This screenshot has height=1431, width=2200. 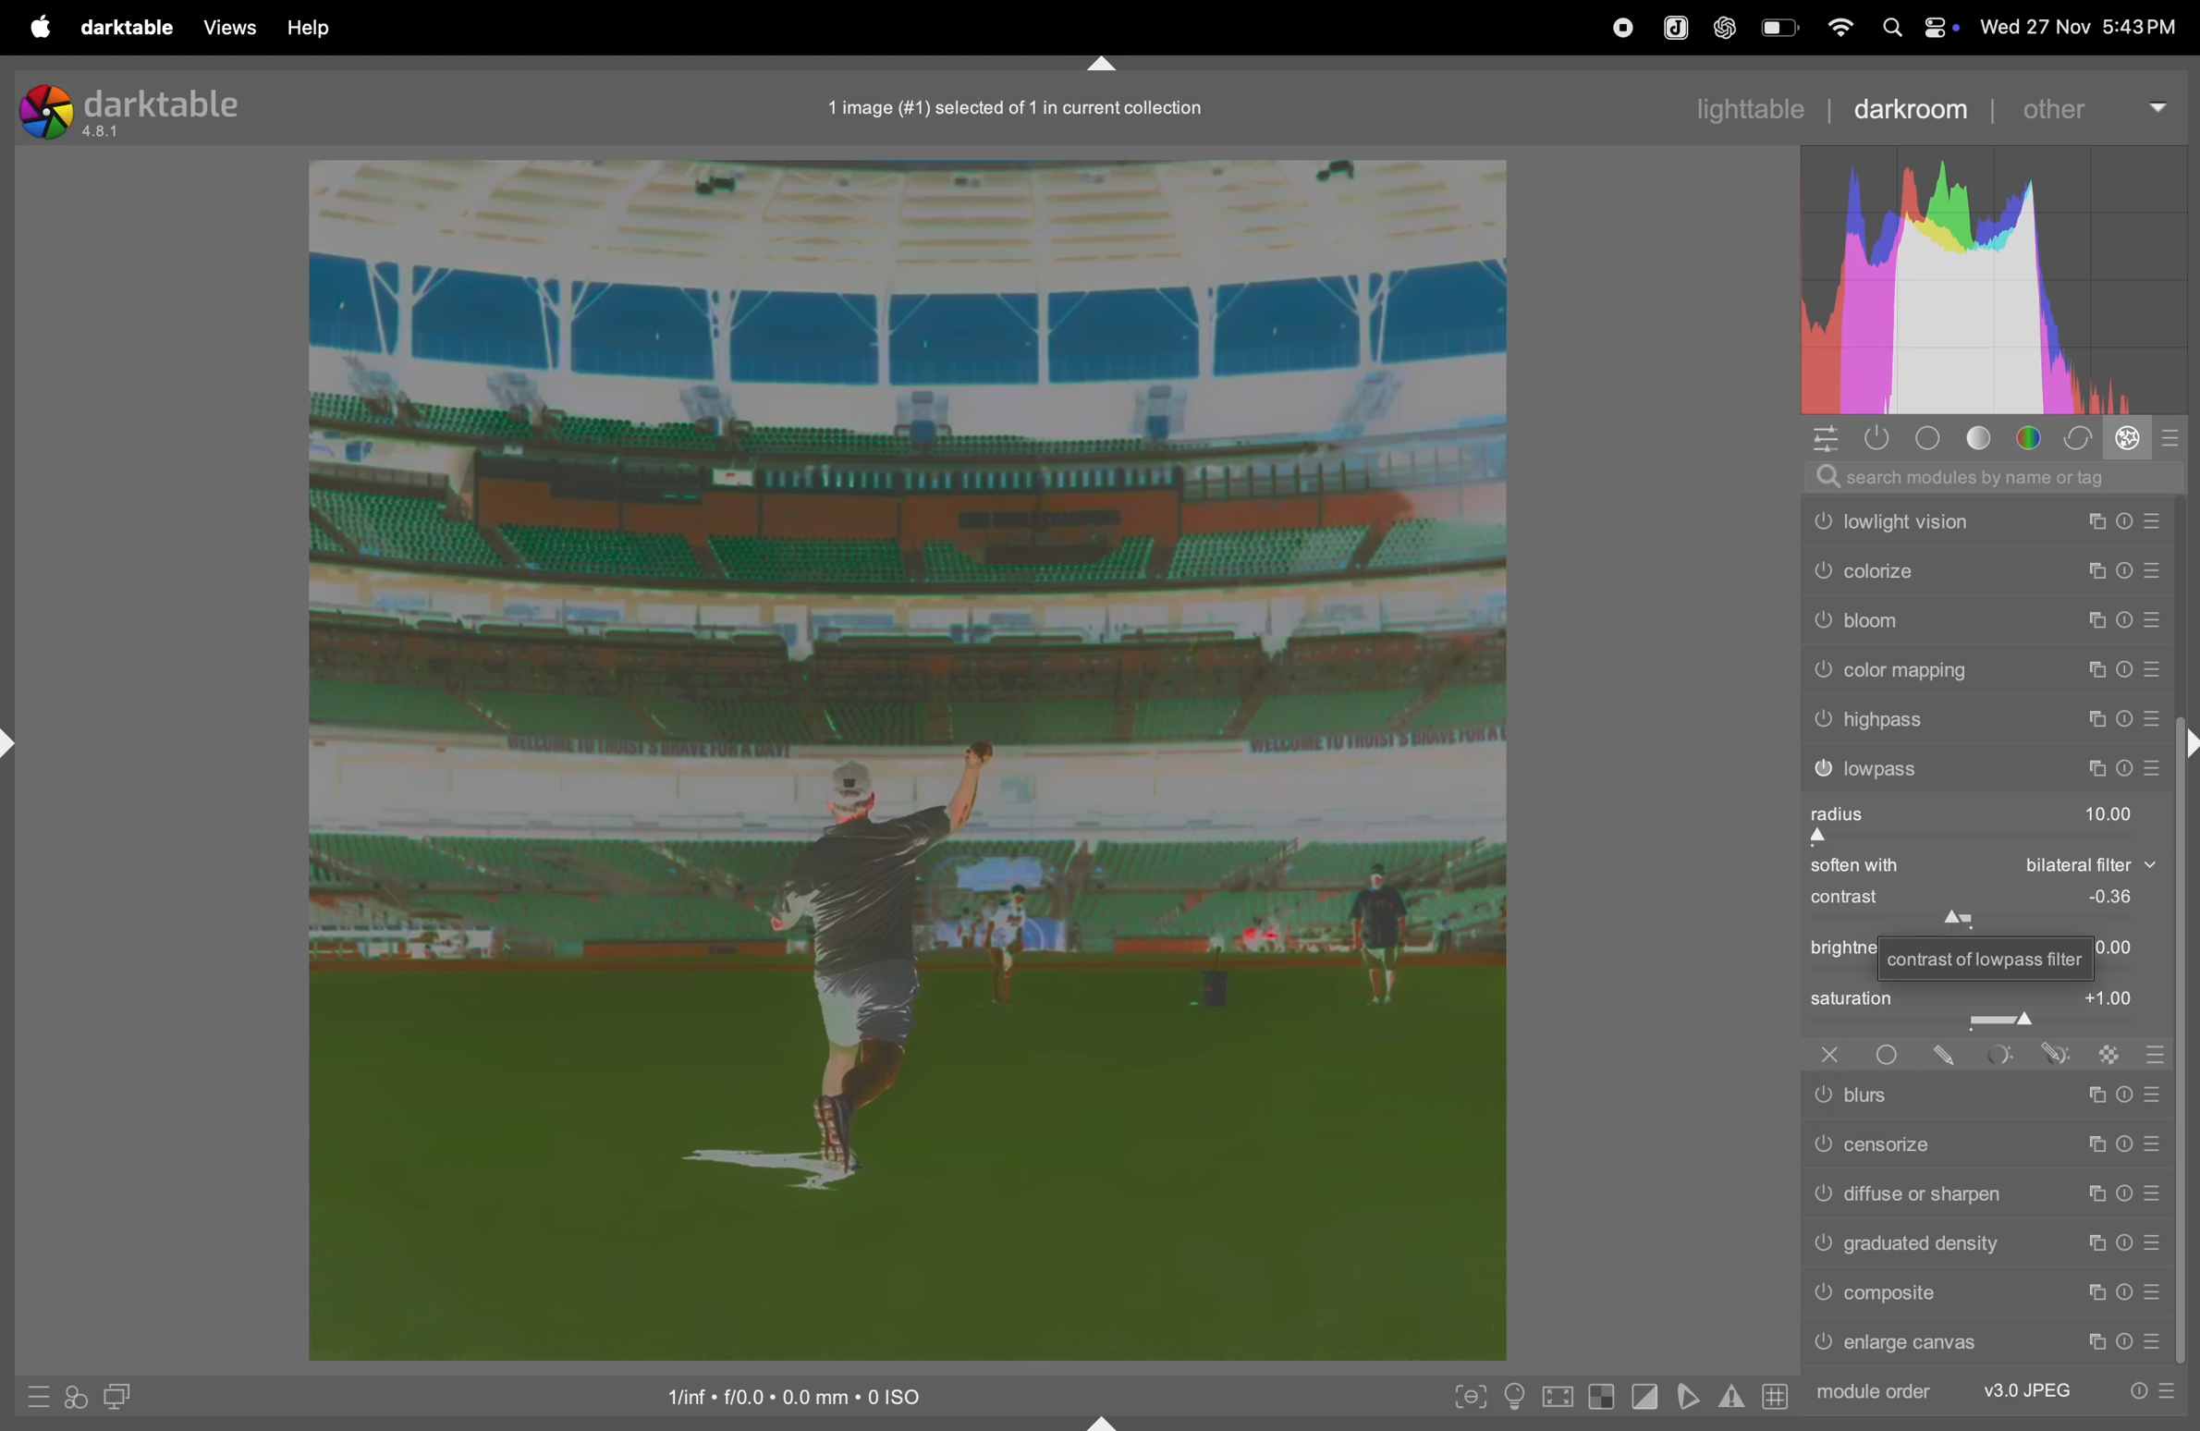 What do you see at coordinates (1104, 1421) in the screenshot?
I see `shift+ctrl+b` at bounding box center [1104, 1421].